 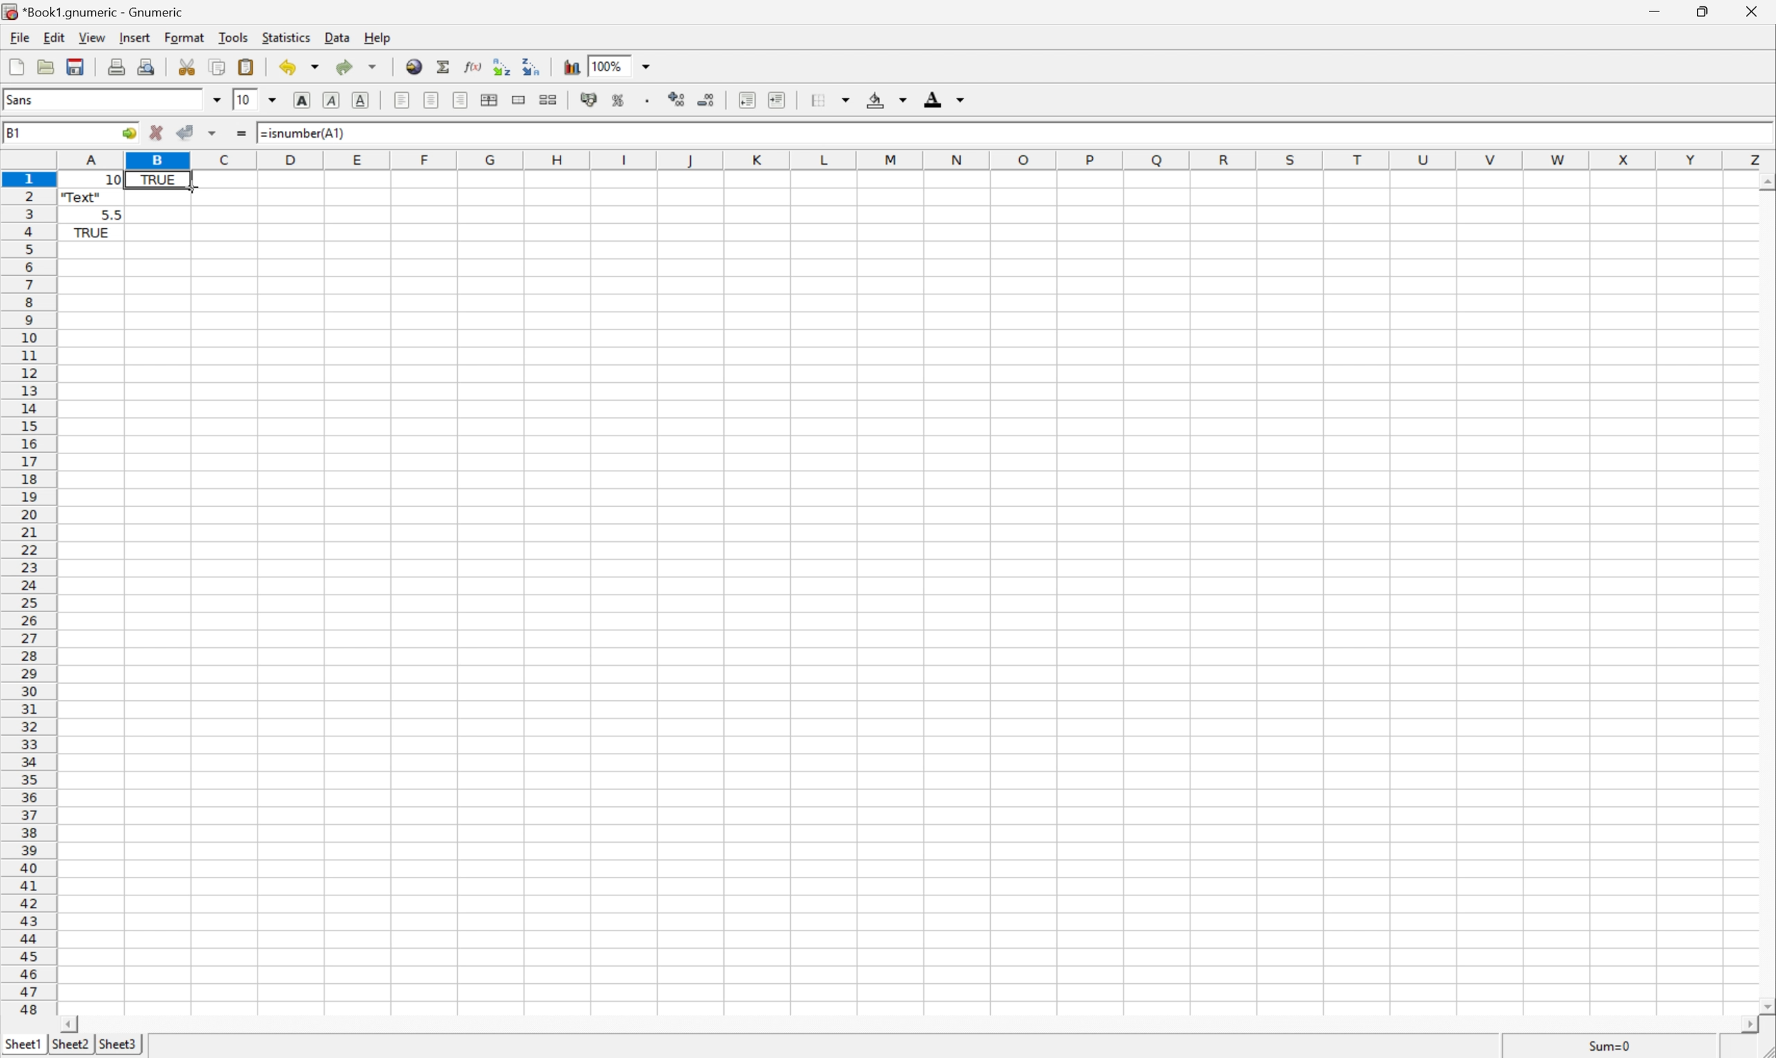 What do you see at coordinates (285, 36) in the screenshot?
I see `Statistics` at bounding box center [285, 36].